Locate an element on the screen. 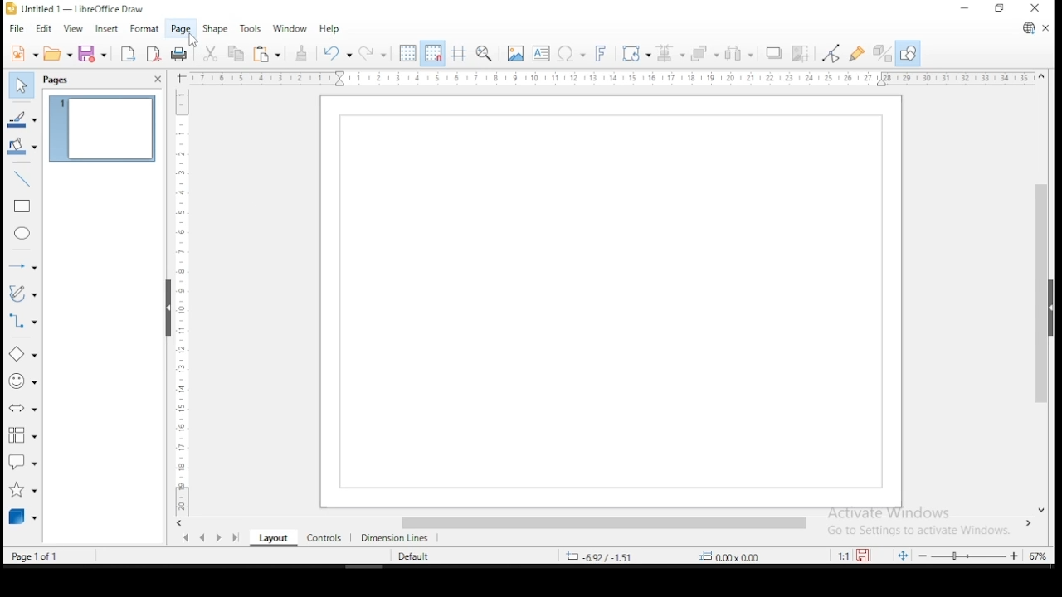 This screenshot has width=1062, height=597. redo is located at coordinates (373, 53).